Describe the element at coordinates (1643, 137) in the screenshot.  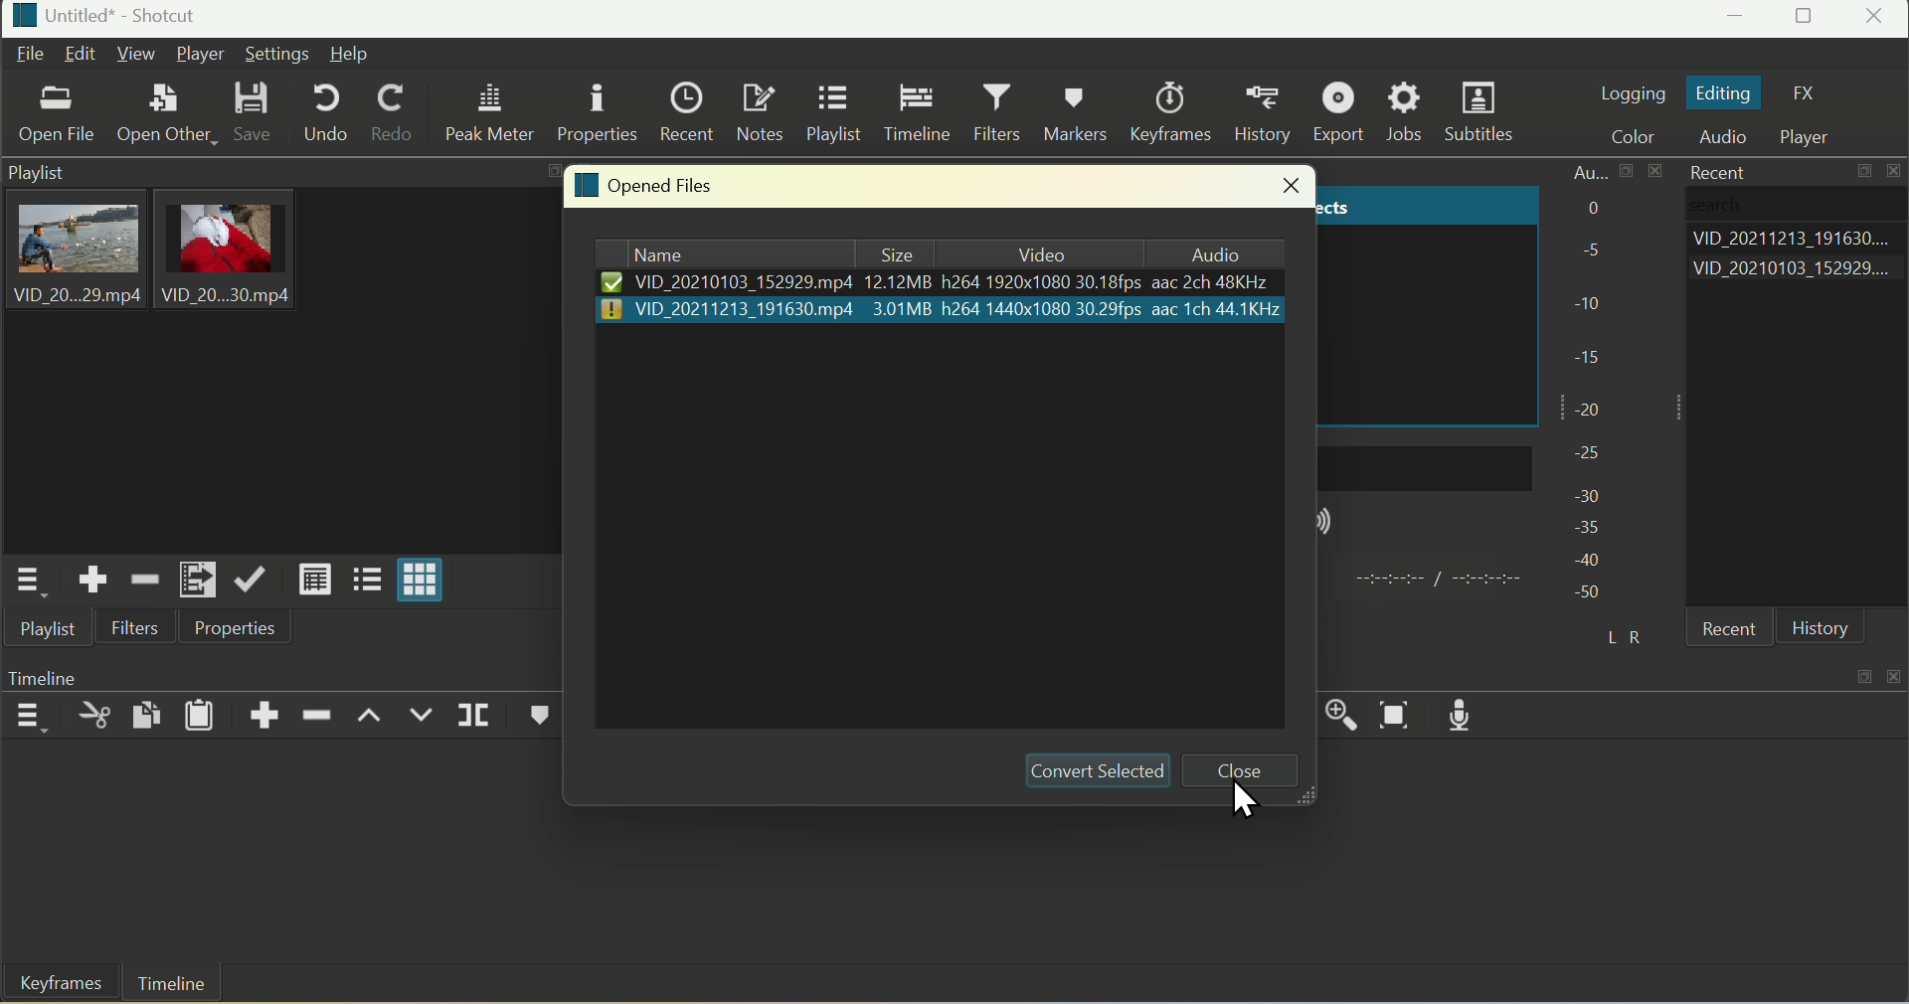
I see `Color` at that location.